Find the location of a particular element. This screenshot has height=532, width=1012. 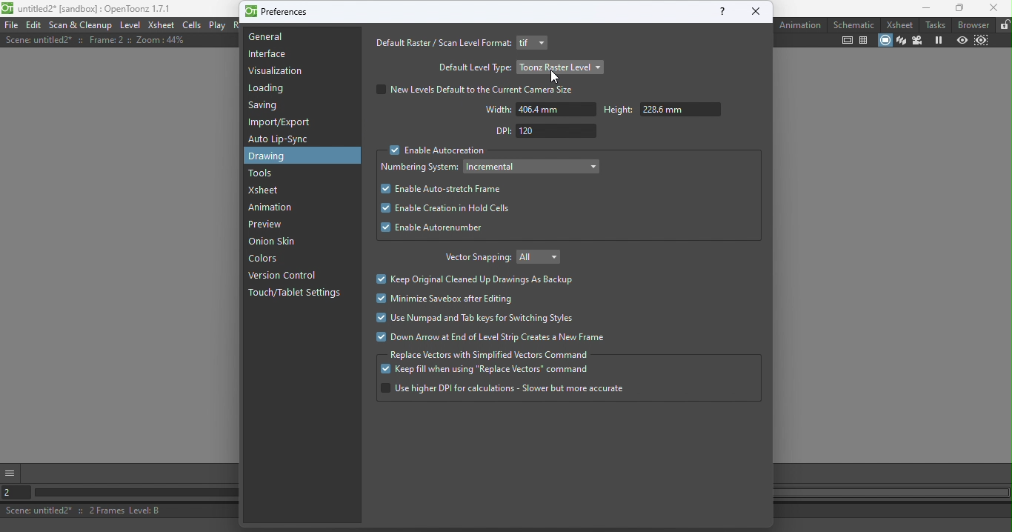

Camera stand view is located at coordinates (884, 41).